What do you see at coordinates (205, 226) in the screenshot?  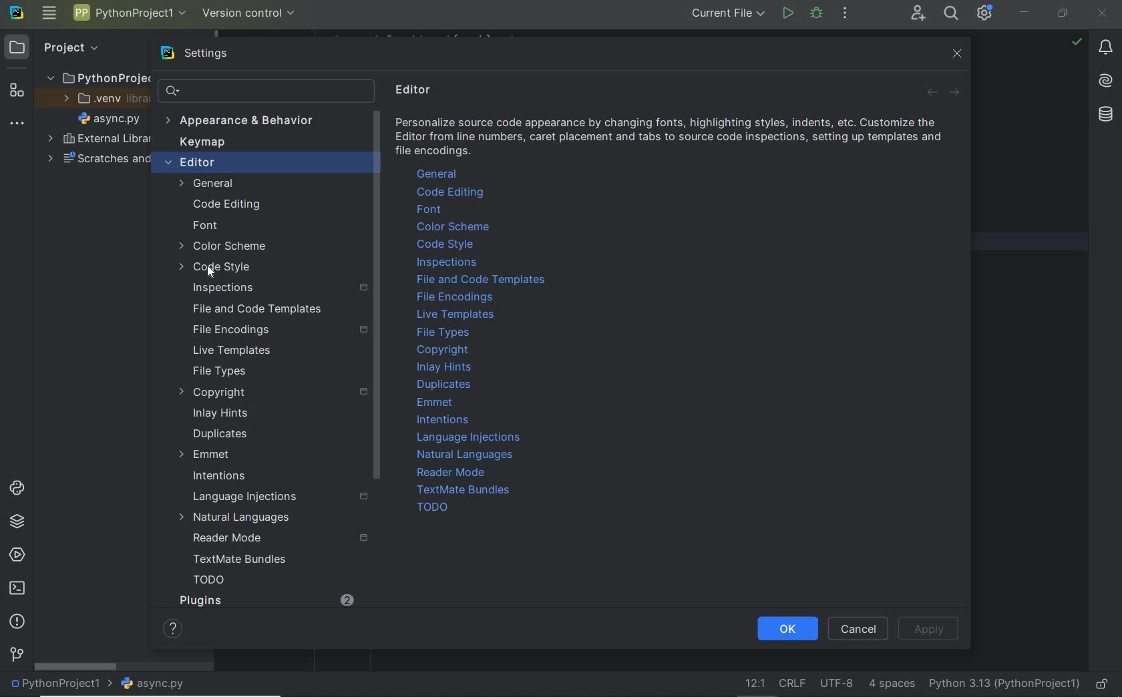 I see `font` at bounding box center [205, 226].